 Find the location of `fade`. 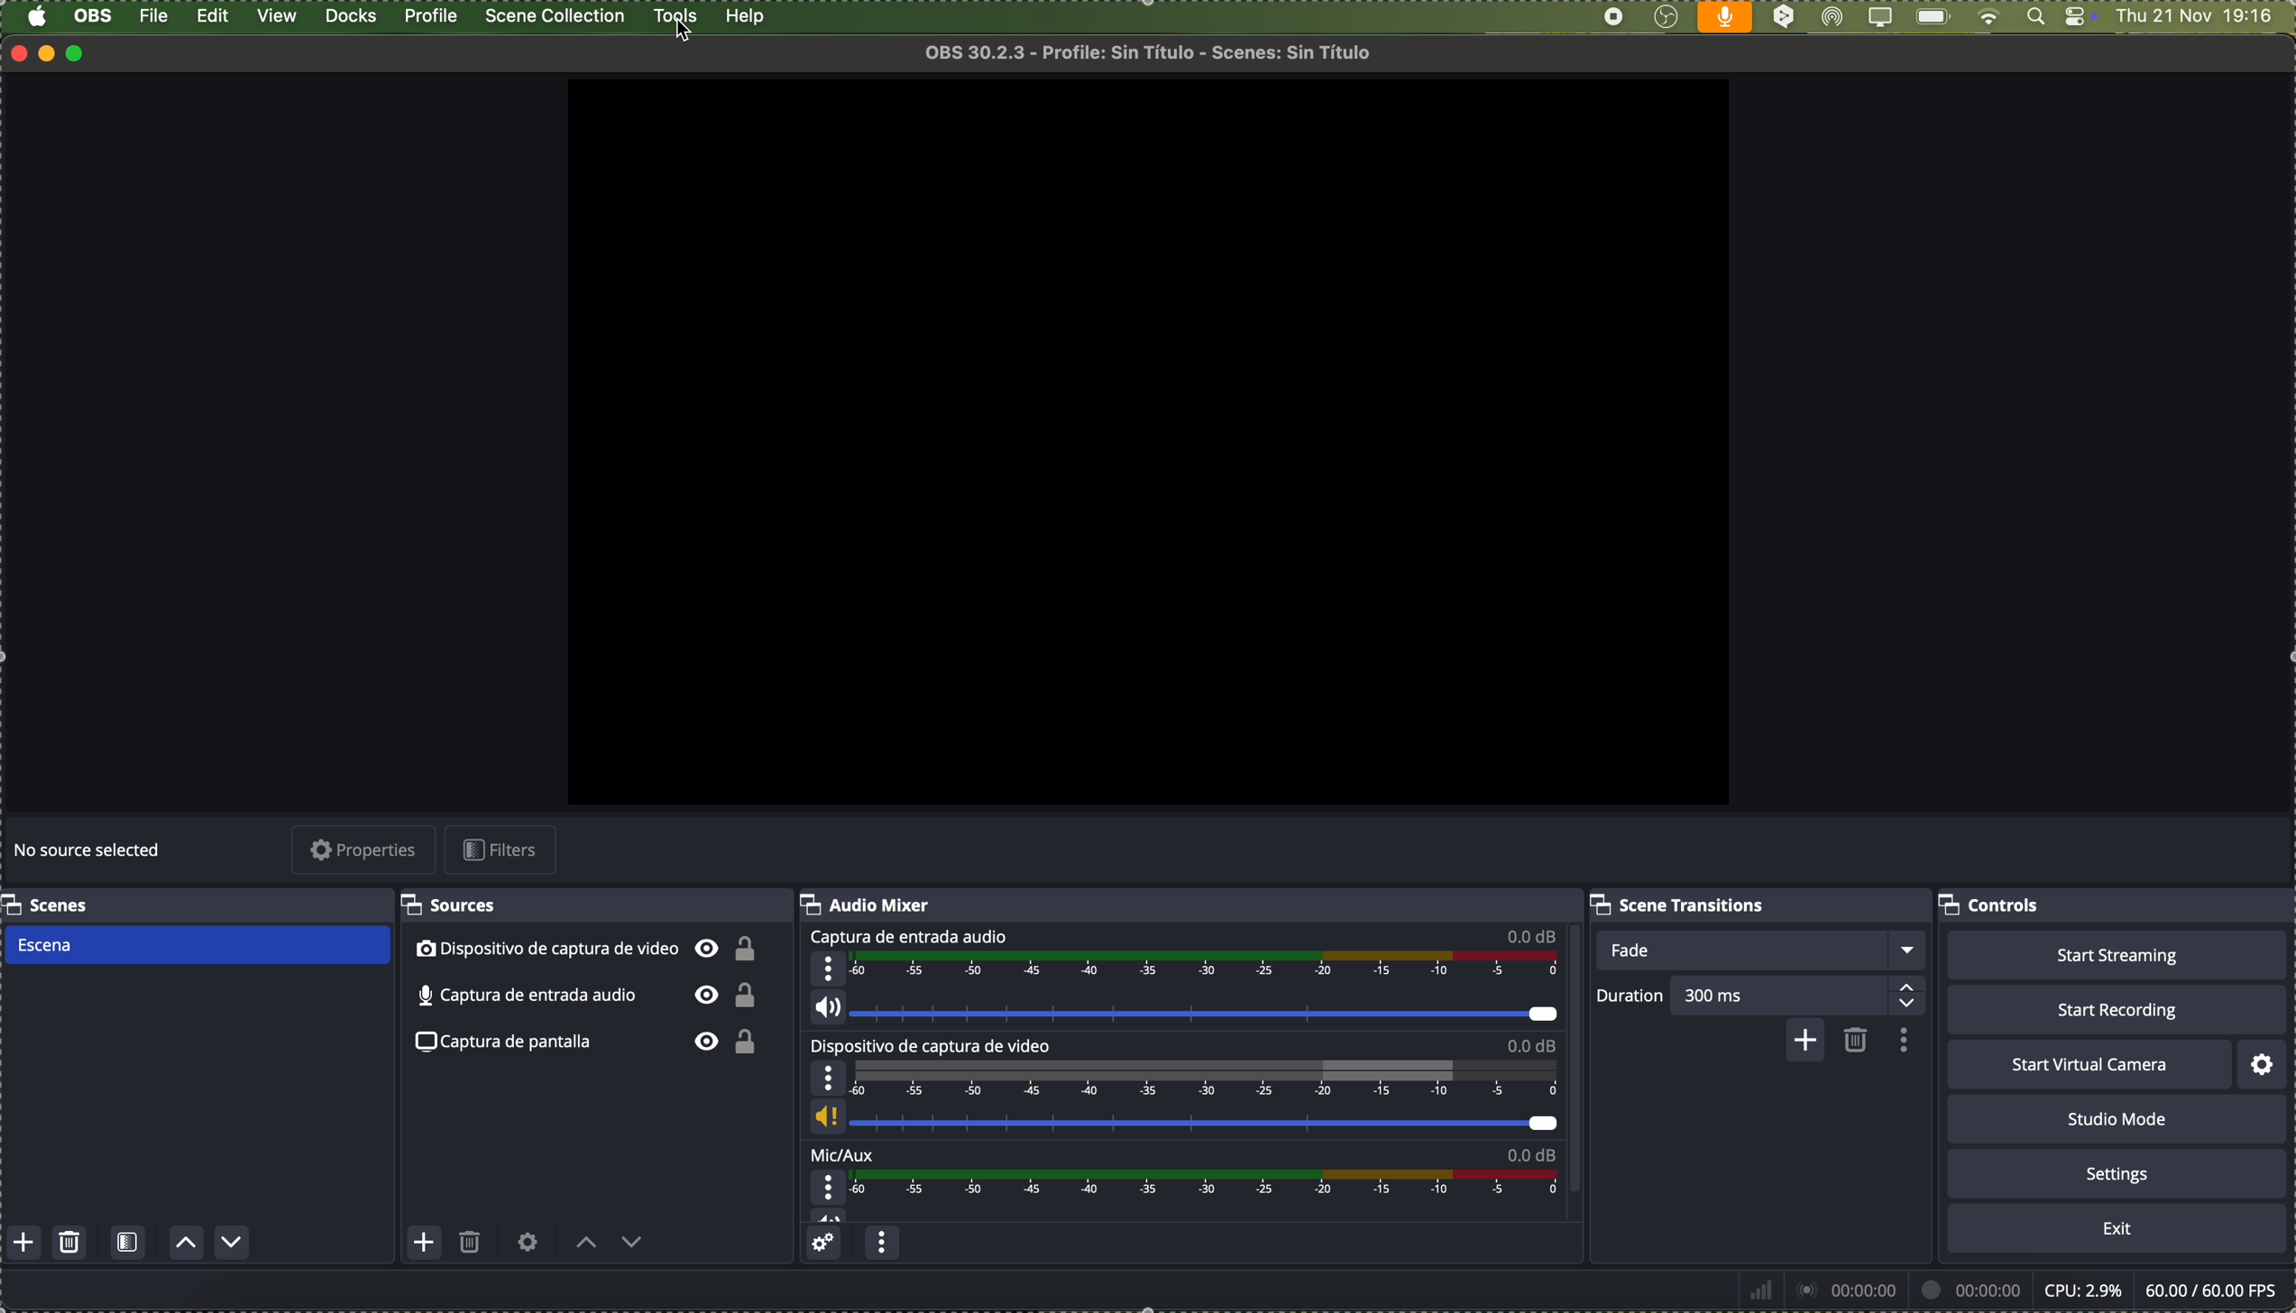

fade is located at coordinates (1761, 950).